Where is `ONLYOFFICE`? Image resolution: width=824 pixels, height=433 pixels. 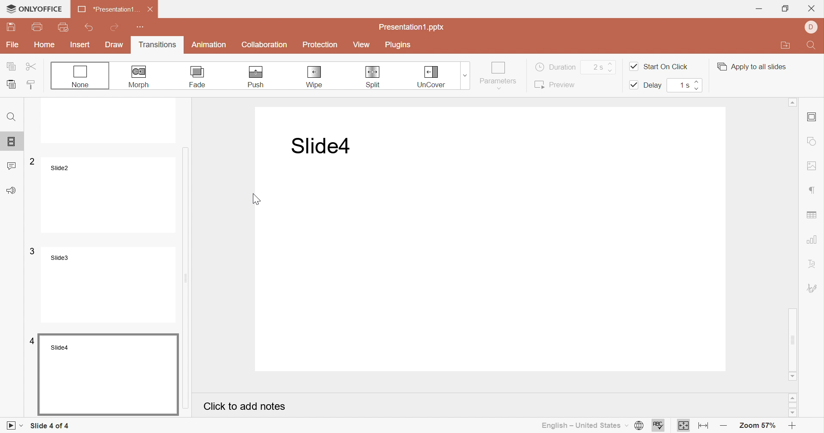 ONLYOFFICE is located at coordinates (33, 7).